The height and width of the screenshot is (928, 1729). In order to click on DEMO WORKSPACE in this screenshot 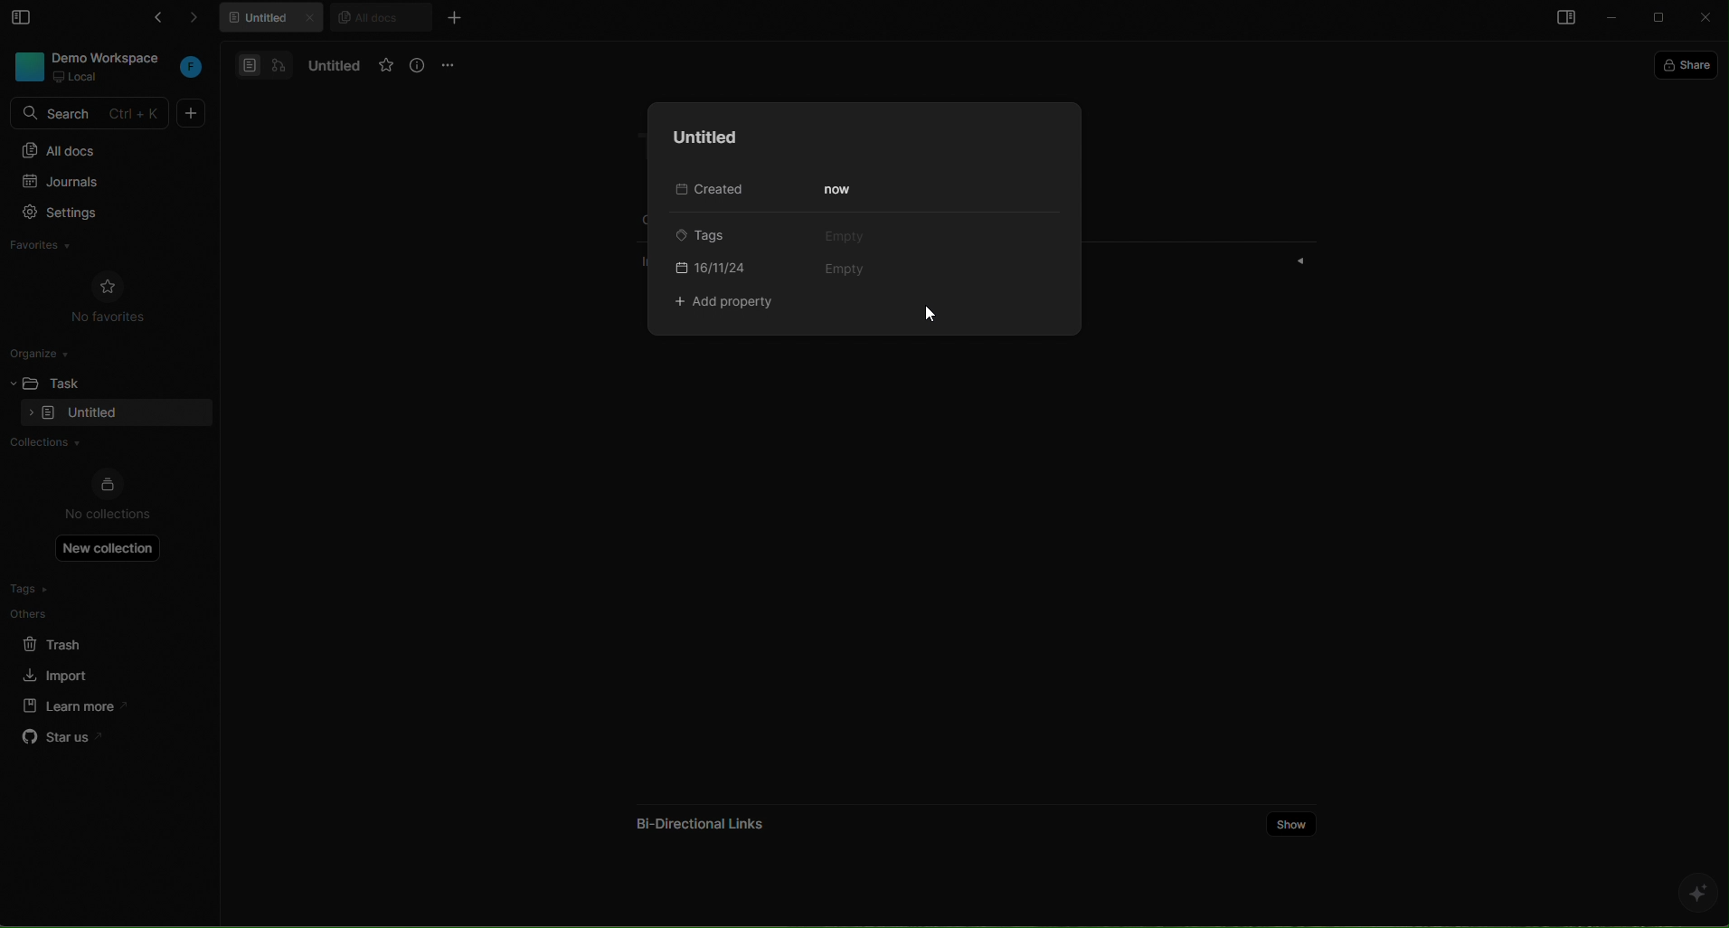, I will do `click(111, 57)`.